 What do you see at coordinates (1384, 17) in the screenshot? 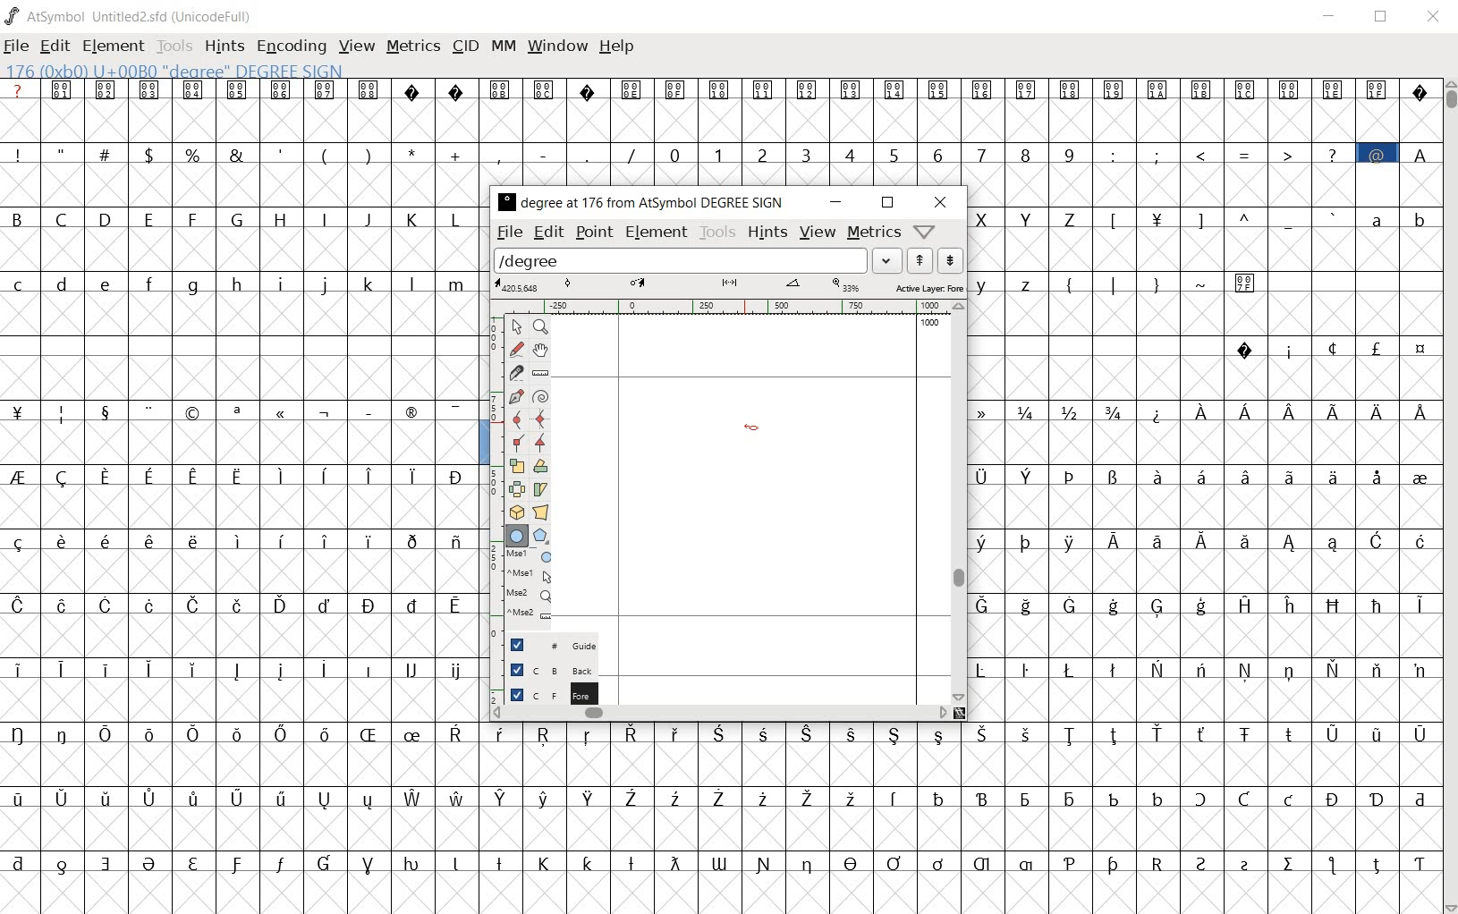
I see `restore down` at bounding box center [1384, 17].